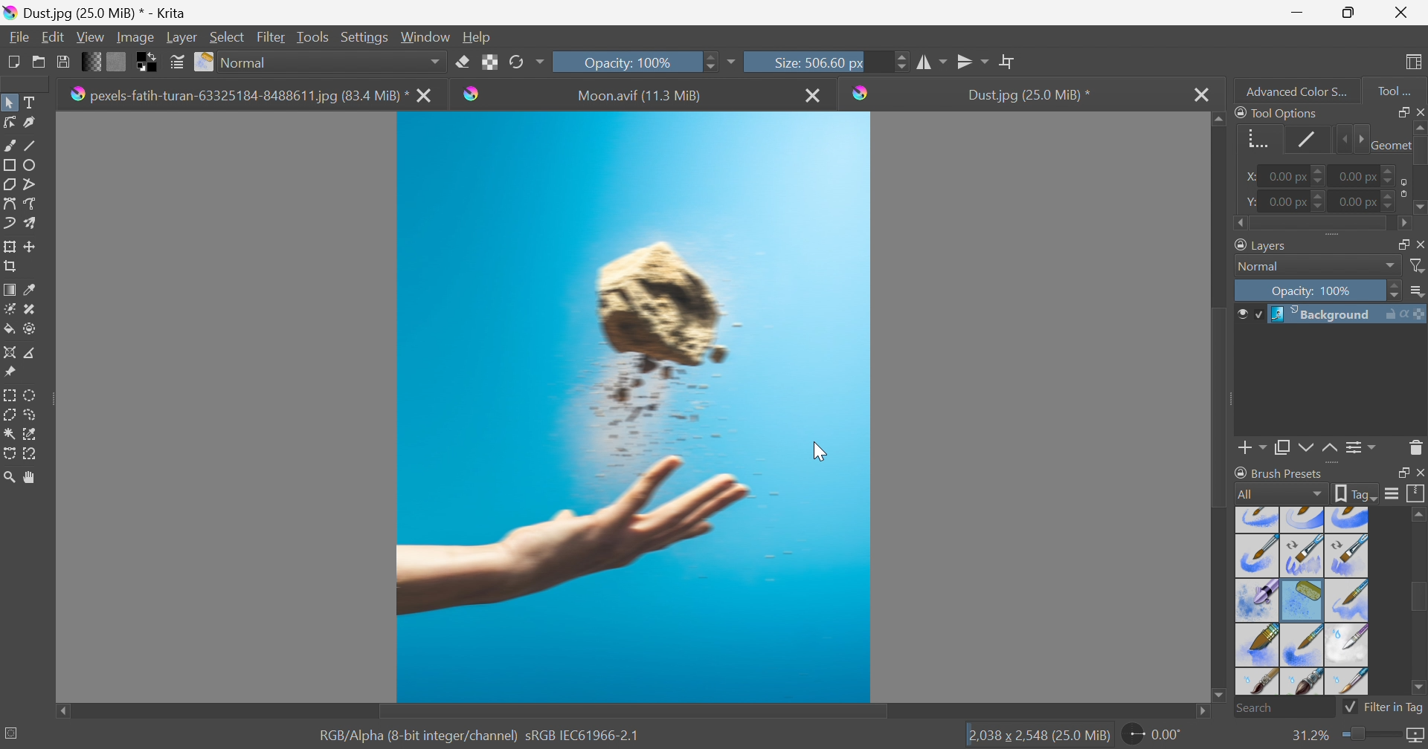  What do you see at coordinates (34, 123) in the screenshot?
I see `Calligraphy` at bounding box center [34, 123].